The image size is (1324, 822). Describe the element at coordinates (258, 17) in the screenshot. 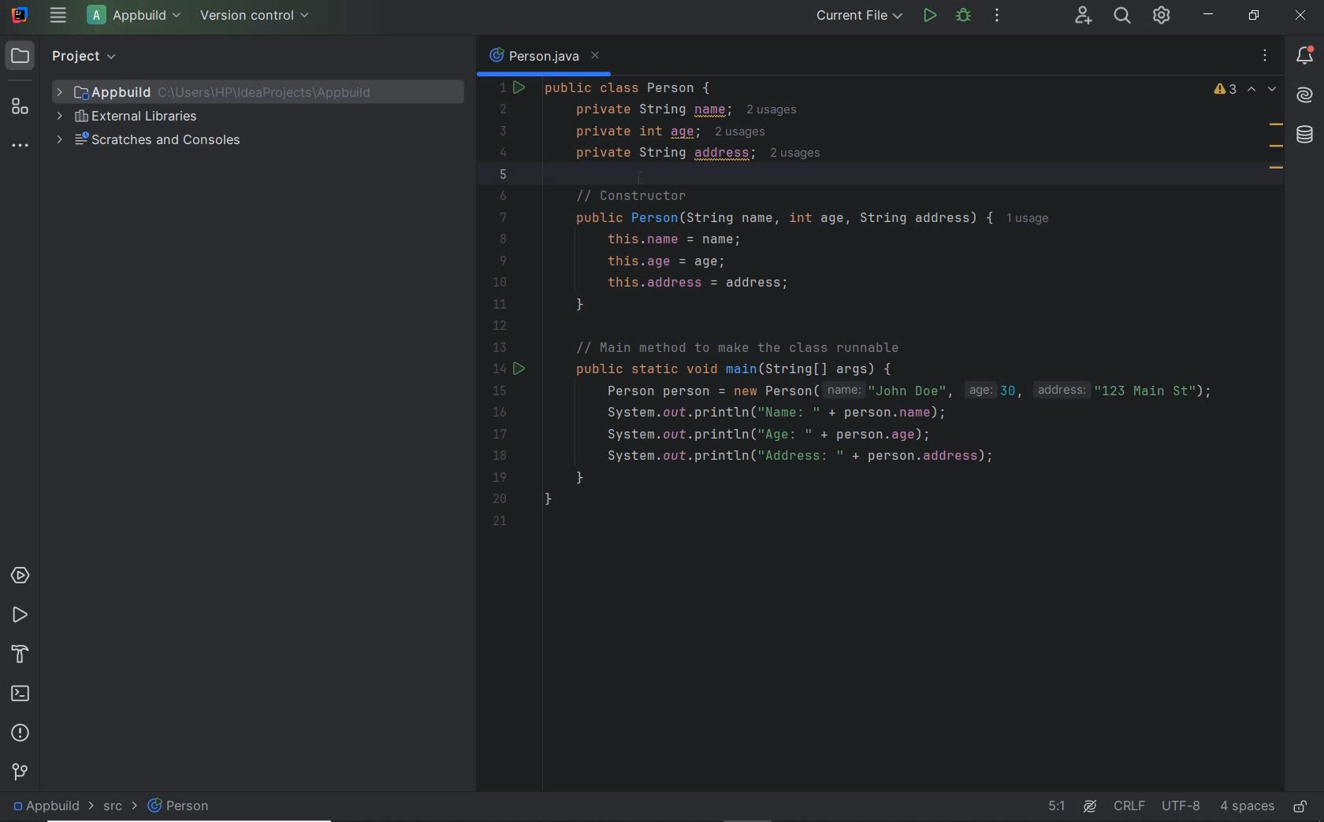

I see `version control` at that location.